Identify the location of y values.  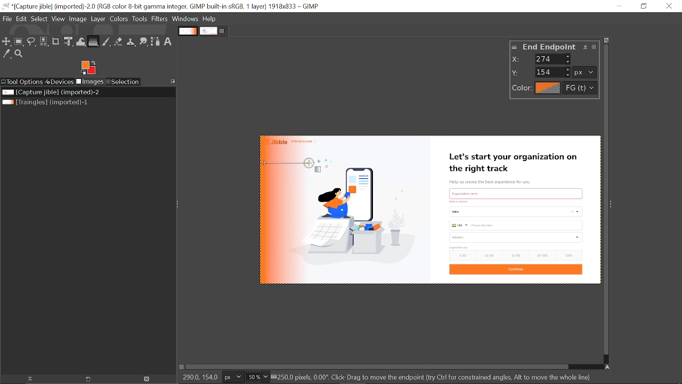
(554, 72).